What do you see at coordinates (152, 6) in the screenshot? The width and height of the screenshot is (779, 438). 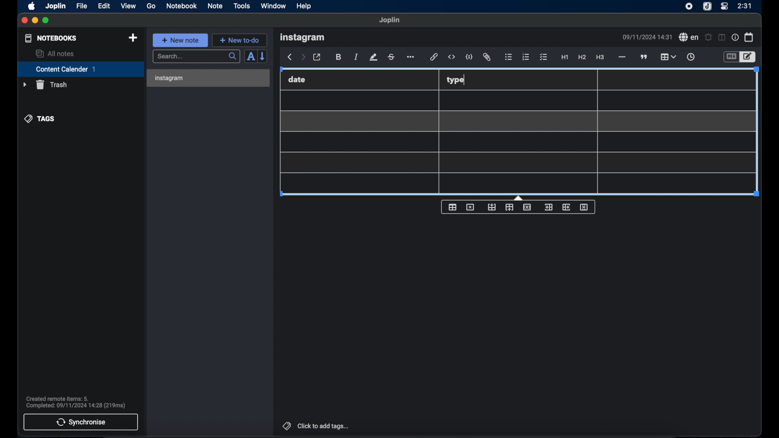 I see `go` at bounding box center [152, 6].